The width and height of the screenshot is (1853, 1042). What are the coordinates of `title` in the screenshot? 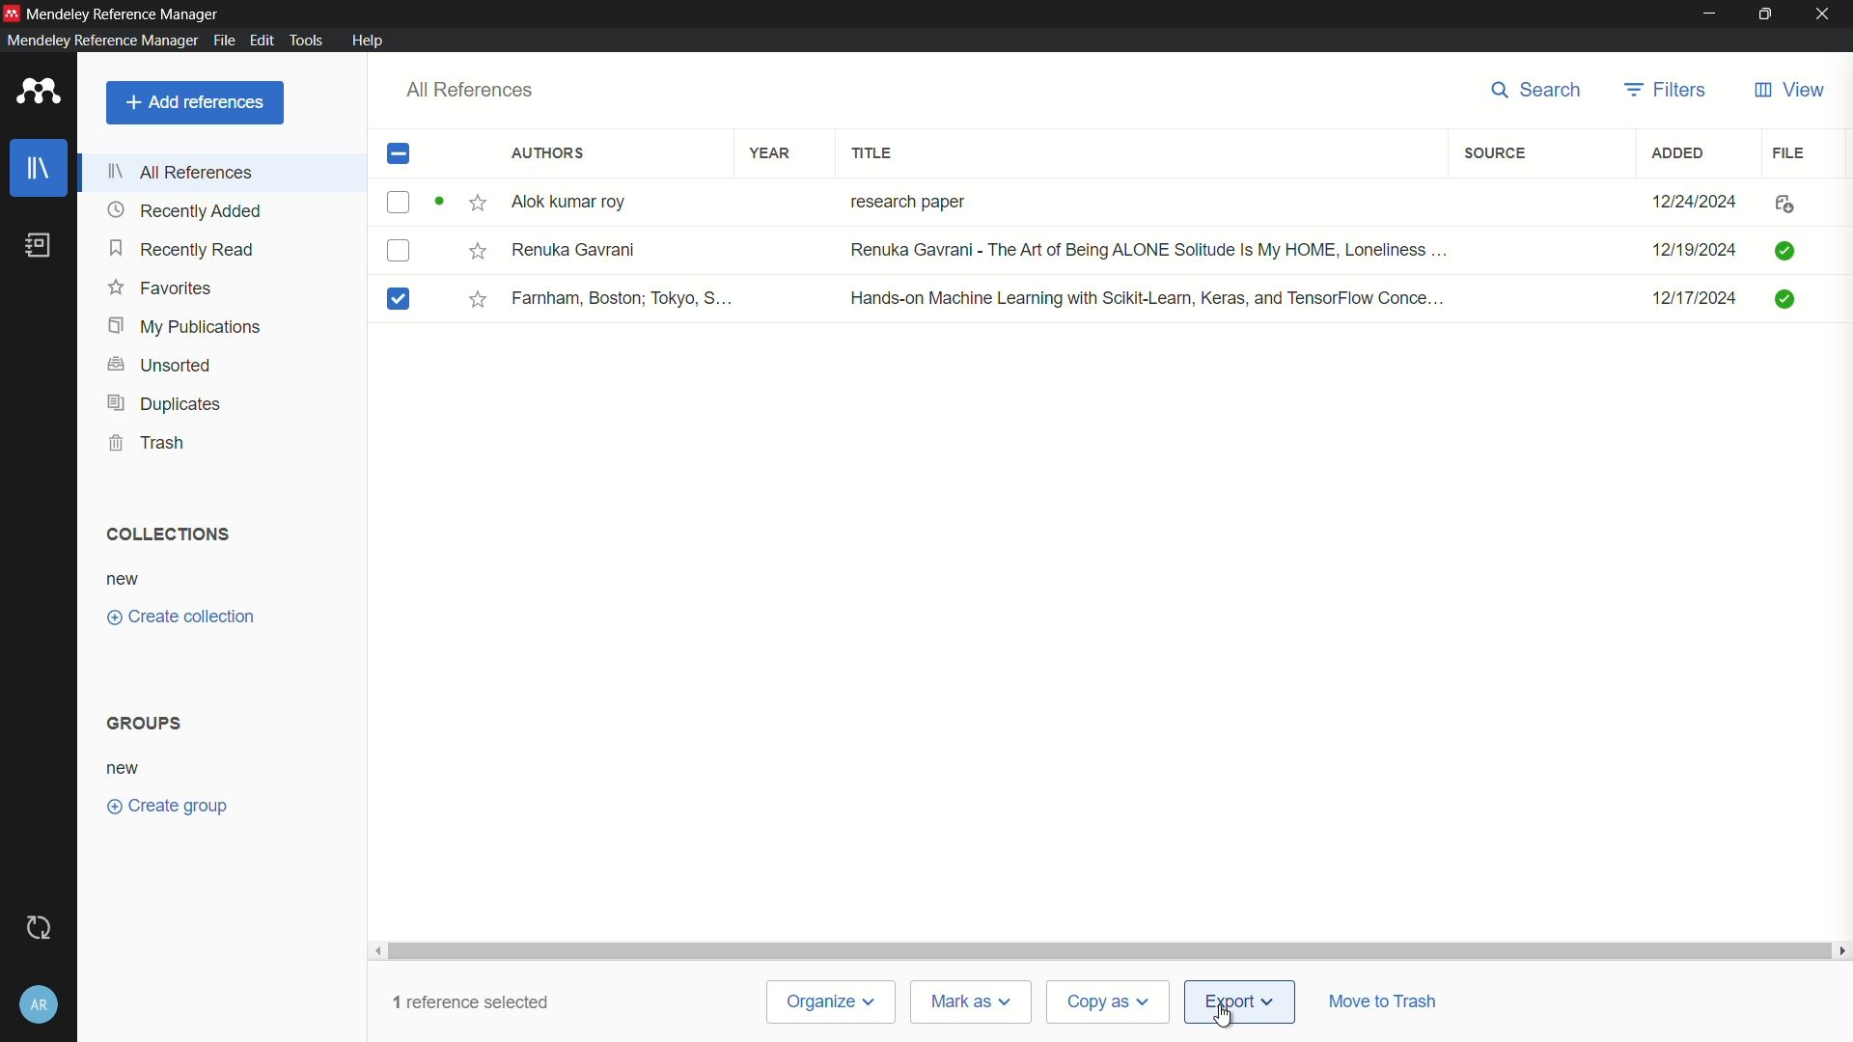 It's located at (876, 153).